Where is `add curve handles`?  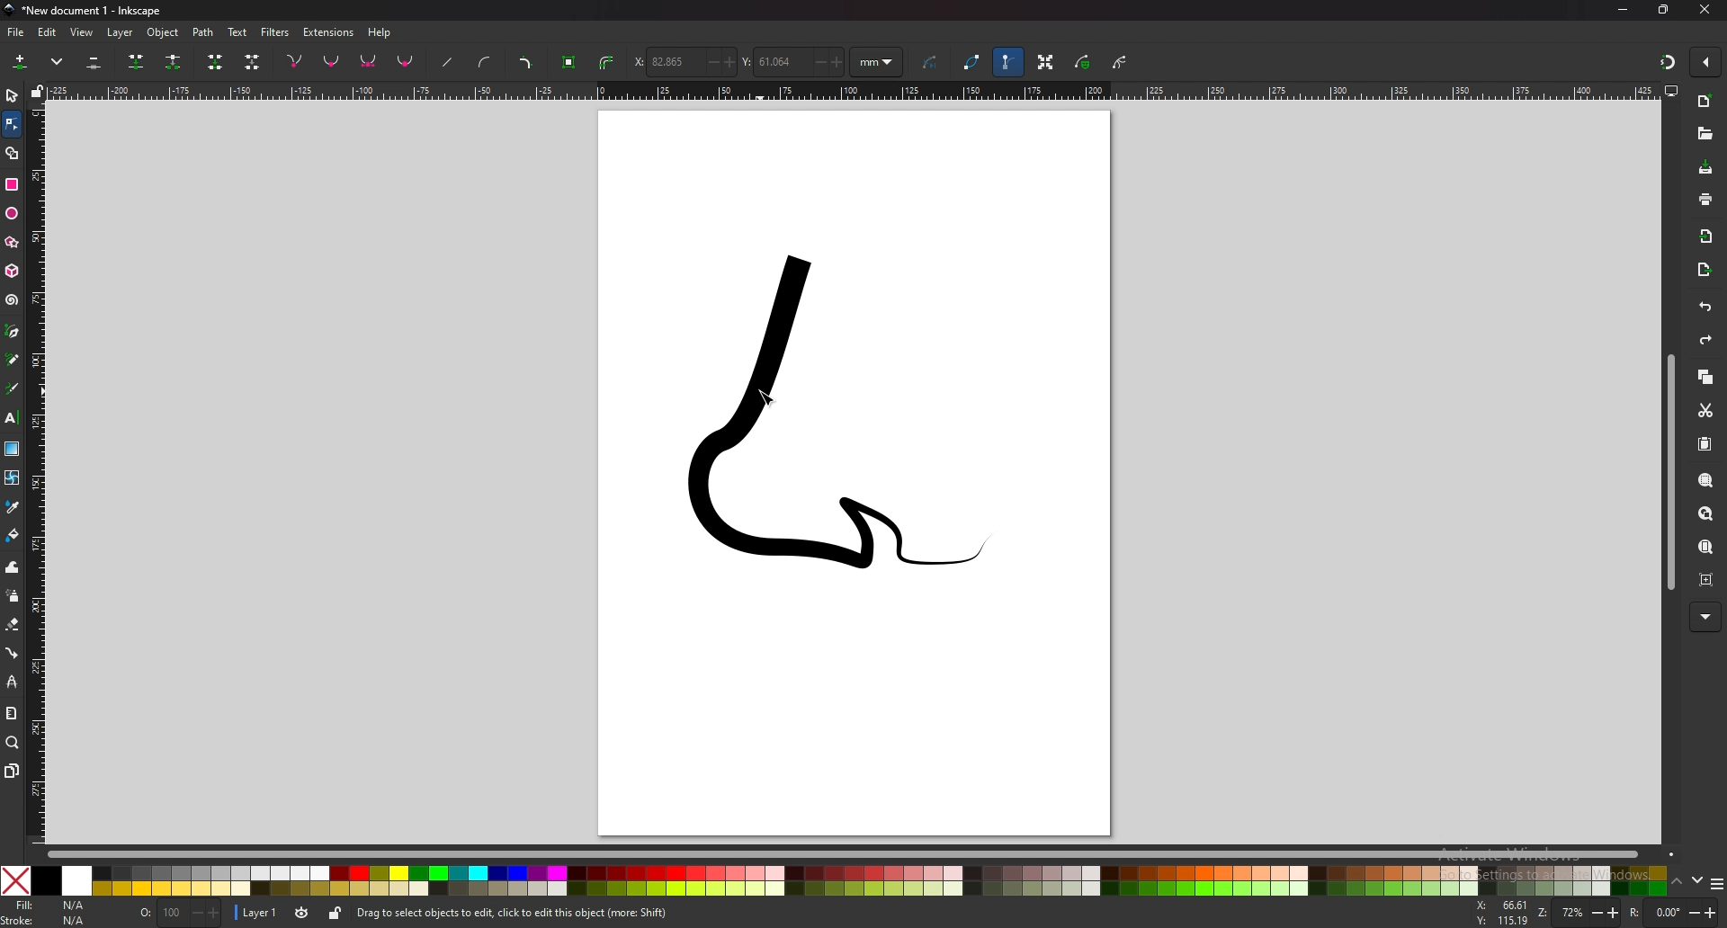 add curve handles is located at coordinates (484, 62).